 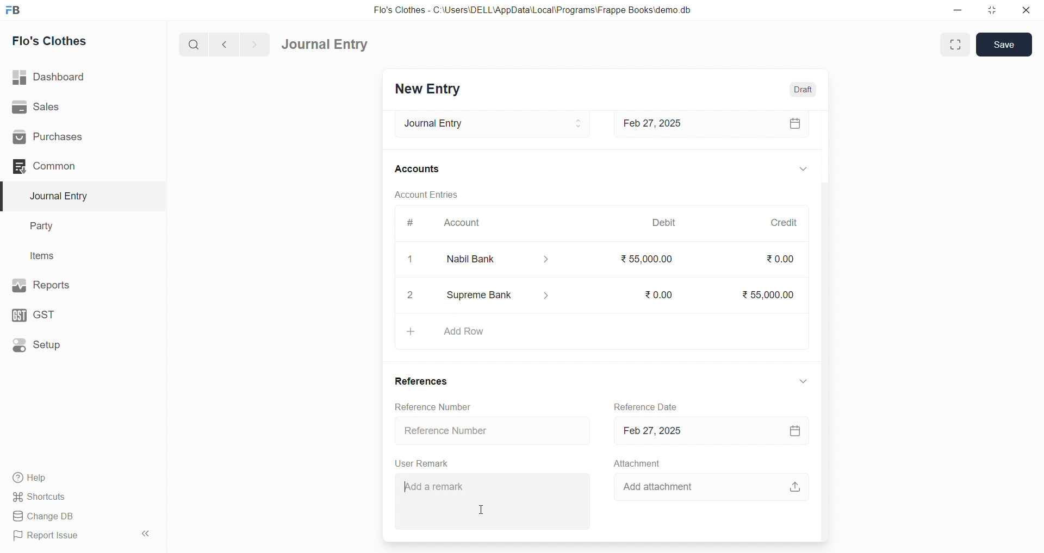 What do you see at coordinates (707, 431) in the screenshot?
I see `Feb 27, 2025` at bounding box center [707, 431].